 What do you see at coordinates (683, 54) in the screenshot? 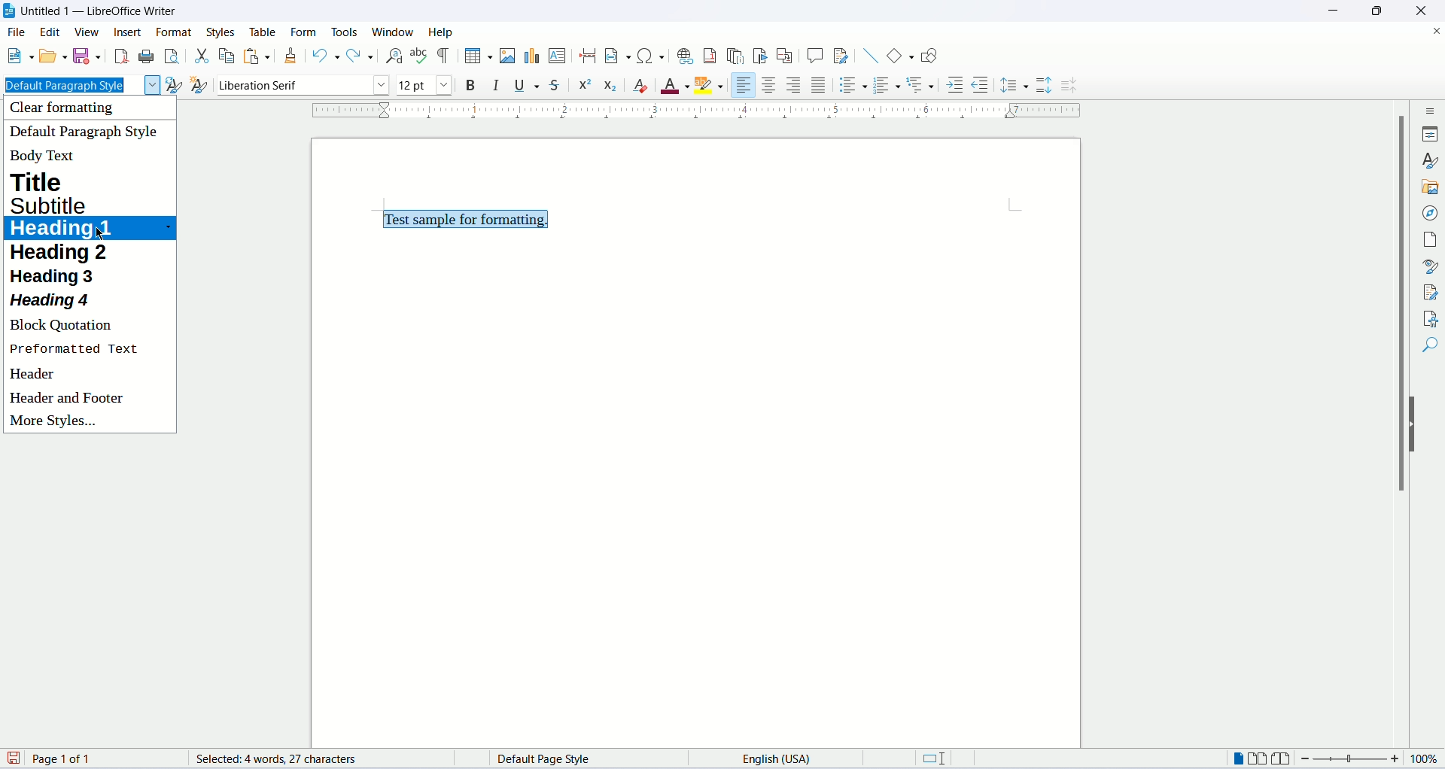
I see `insert hyperlink` at bounding box center [683, 54].